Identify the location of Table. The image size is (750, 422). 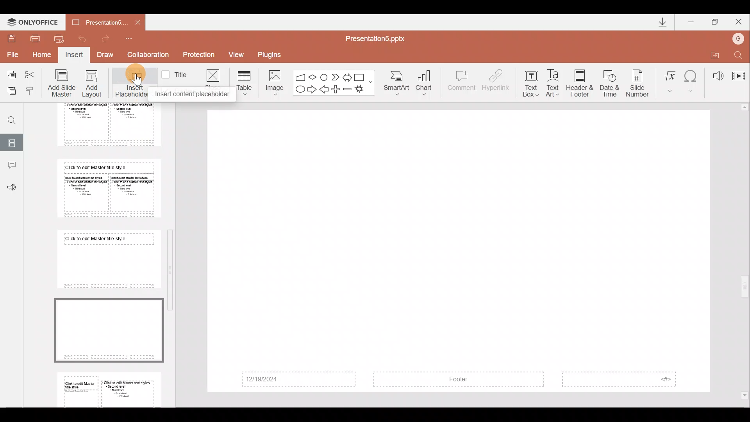
(245, 82).